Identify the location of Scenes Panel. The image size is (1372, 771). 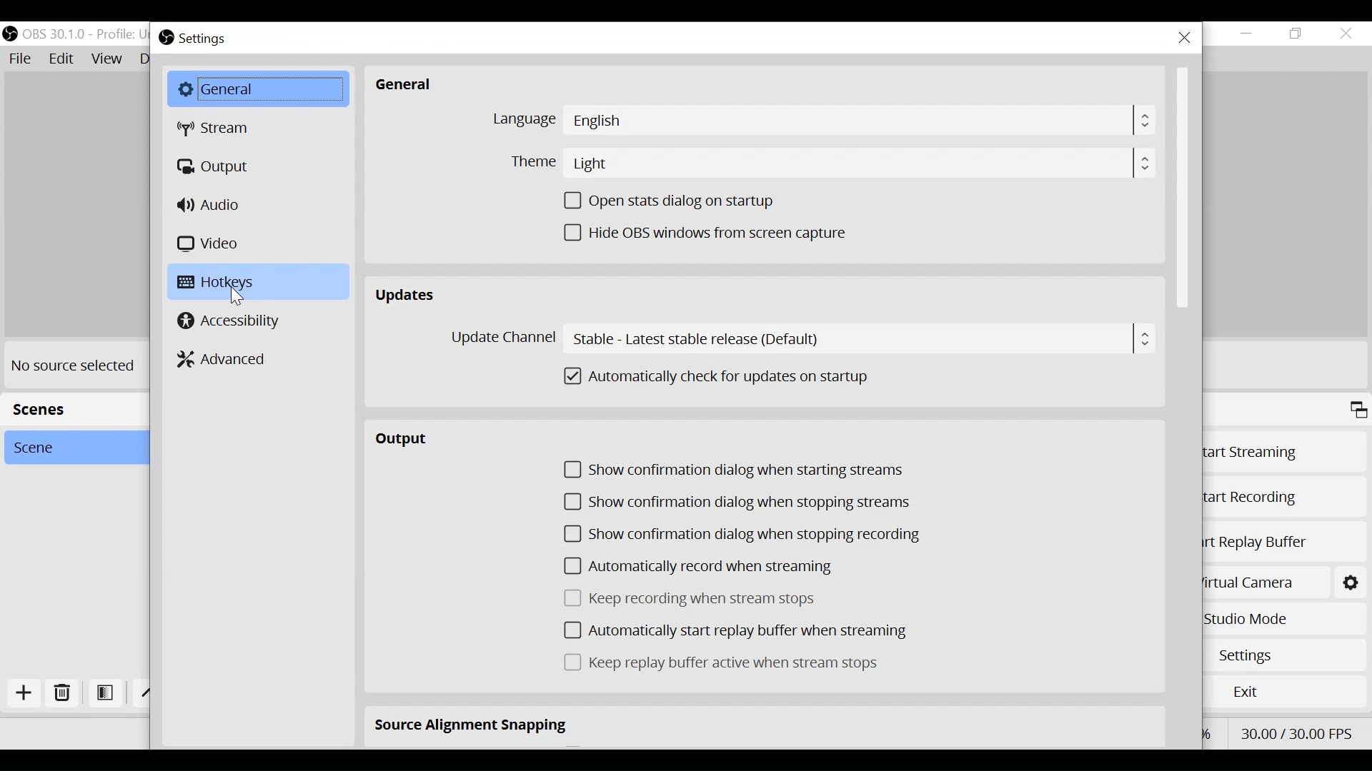
(70, 408).